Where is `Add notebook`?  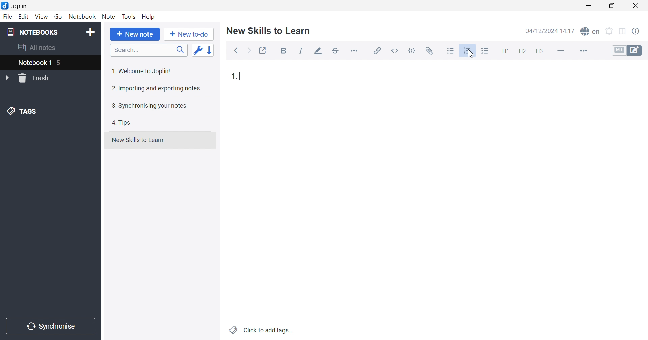 Add notebook is located at coordinates (90, 33).